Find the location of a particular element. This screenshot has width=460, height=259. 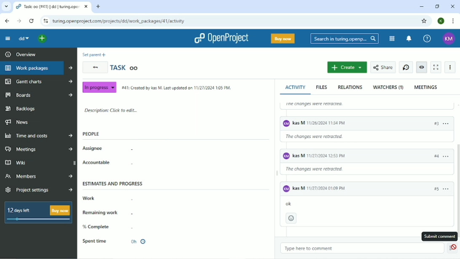

Meetings is located at coordinates (40, 149).